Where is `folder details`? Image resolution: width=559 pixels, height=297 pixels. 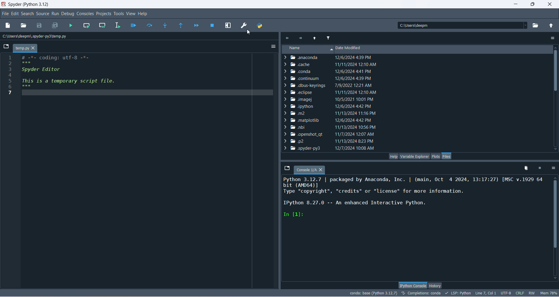 folder details is located at coordinates (330, 141).